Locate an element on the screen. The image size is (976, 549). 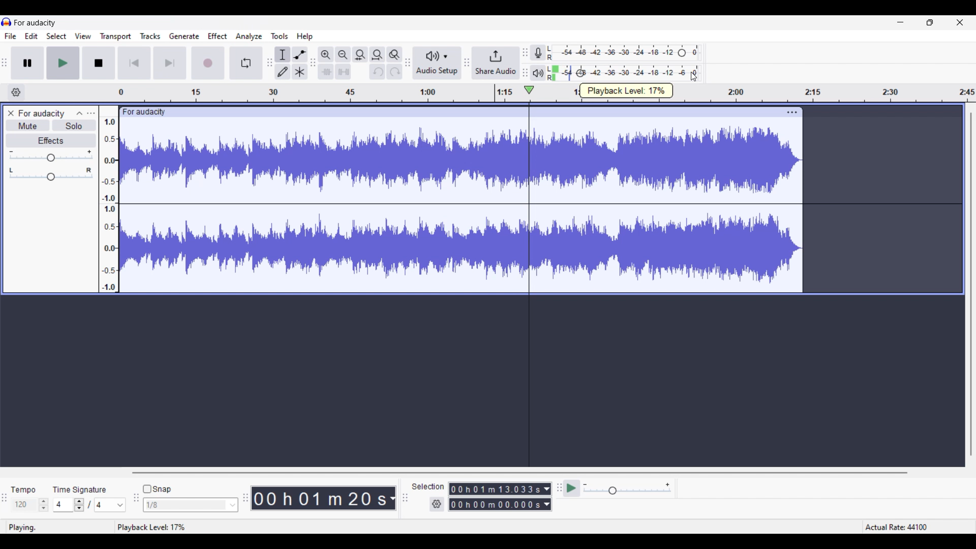
Selection settings is located at coordinates (437, 504).